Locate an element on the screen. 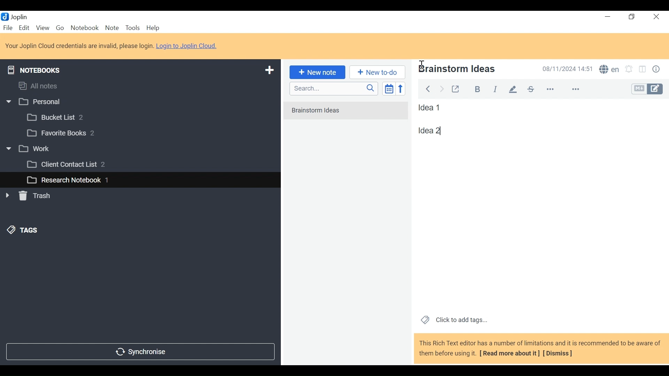 The height and width of the screenshot is (376, 669). This Rich Text editor has a number of limitations and it is recommended to be aware of
them before using it. [ Read more about it] [Dismiss] is located at coordinates (540, 348).